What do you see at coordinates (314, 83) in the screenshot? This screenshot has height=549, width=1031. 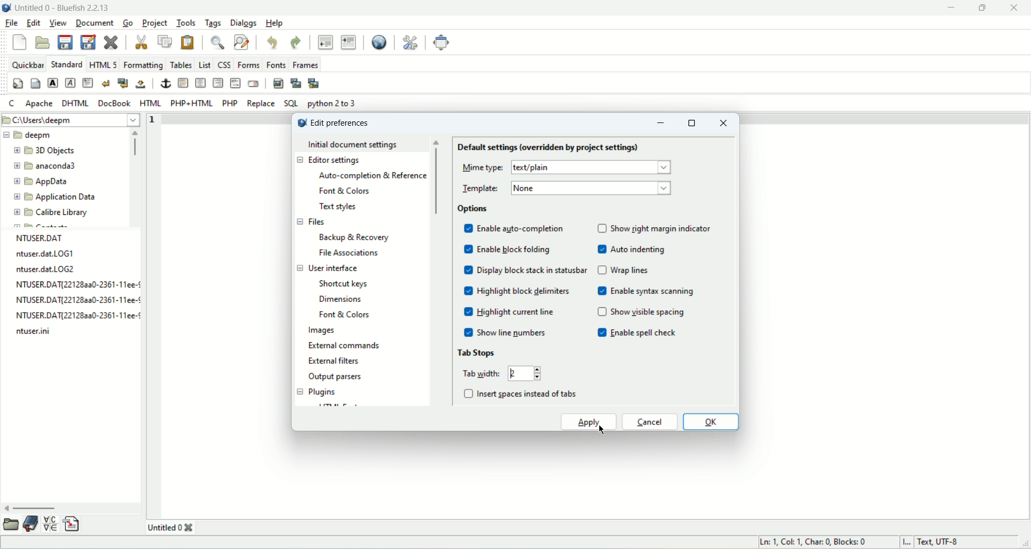 I see `Multi thumbnail` at bounding box center [314, 83].